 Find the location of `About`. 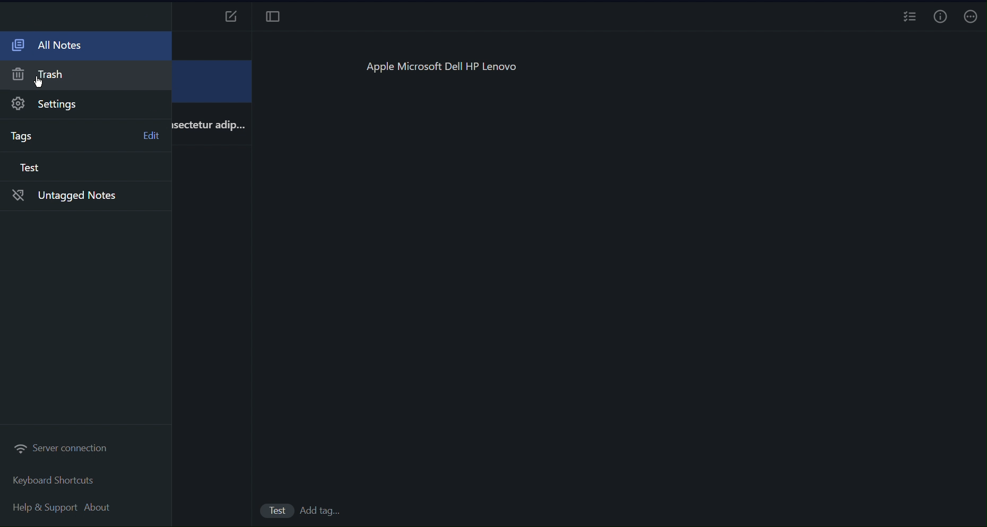

About is located at coordinates (100, 506).